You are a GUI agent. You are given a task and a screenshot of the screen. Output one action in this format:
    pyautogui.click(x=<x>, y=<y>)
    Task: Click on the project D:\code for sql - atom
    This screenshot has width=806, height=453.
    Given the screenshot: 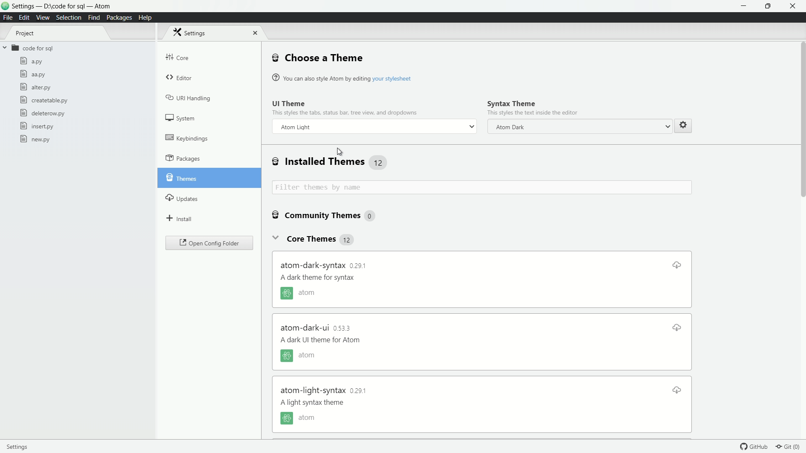 What is the action you would take?
    pyautogui.click(x=62, y=7)
    